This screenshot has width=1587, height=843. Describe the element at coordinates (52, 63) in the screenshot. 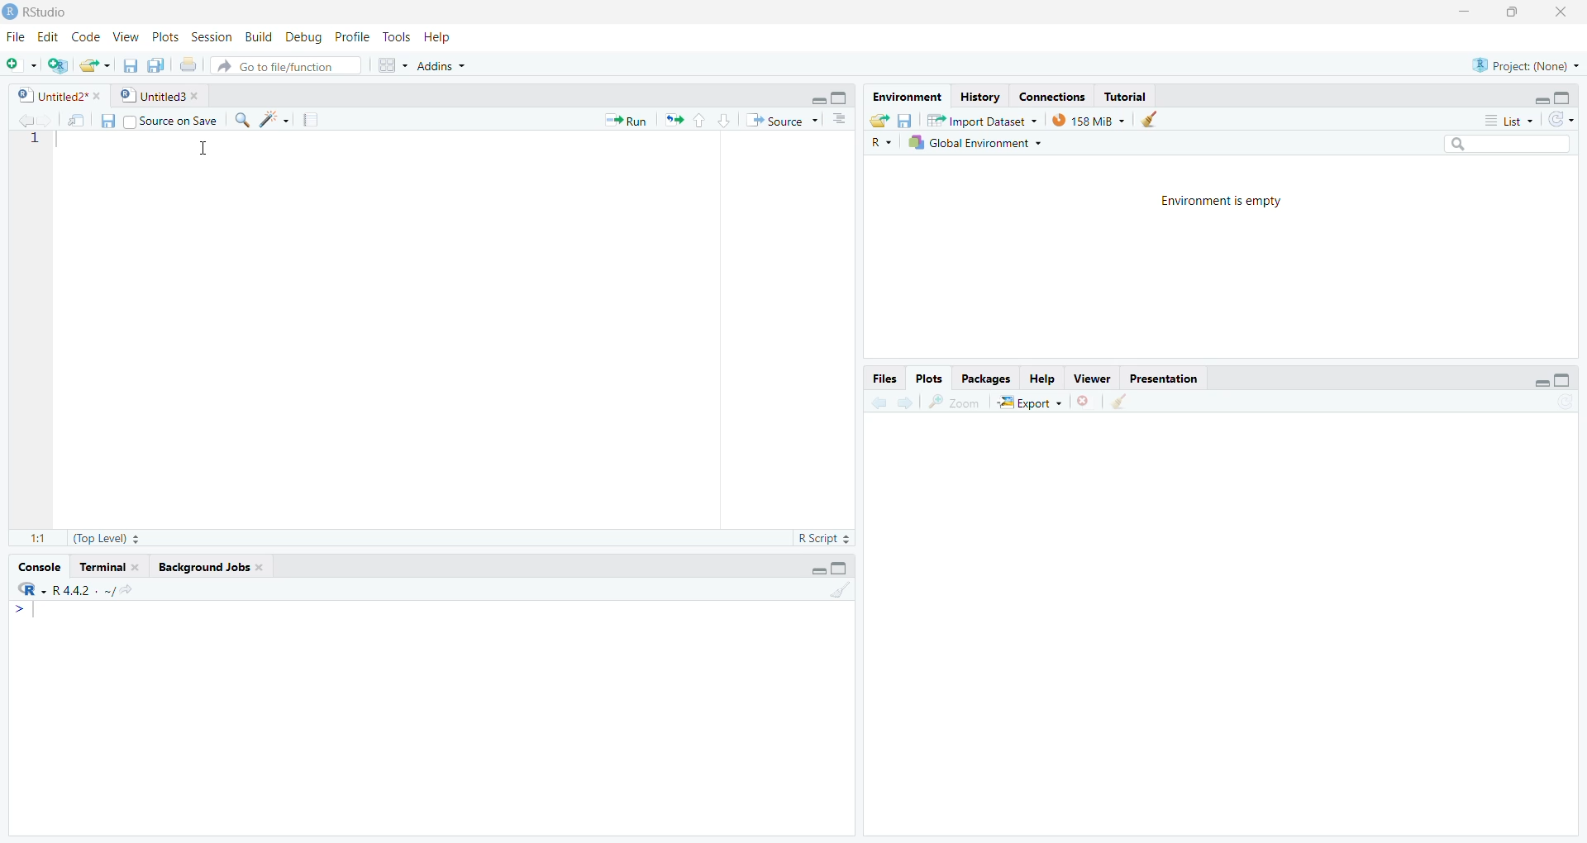

I see `create project` at that location.